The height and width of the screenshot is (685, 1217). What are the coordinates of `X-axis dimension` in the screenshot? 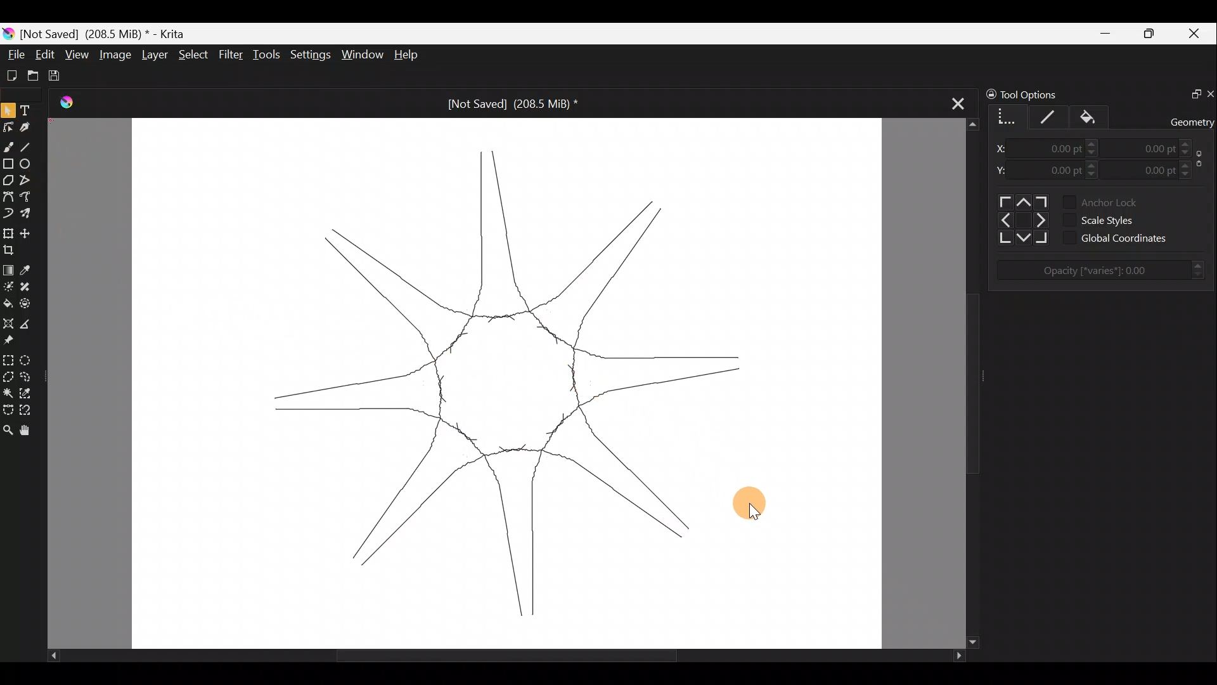 It's located at (1003, 148).